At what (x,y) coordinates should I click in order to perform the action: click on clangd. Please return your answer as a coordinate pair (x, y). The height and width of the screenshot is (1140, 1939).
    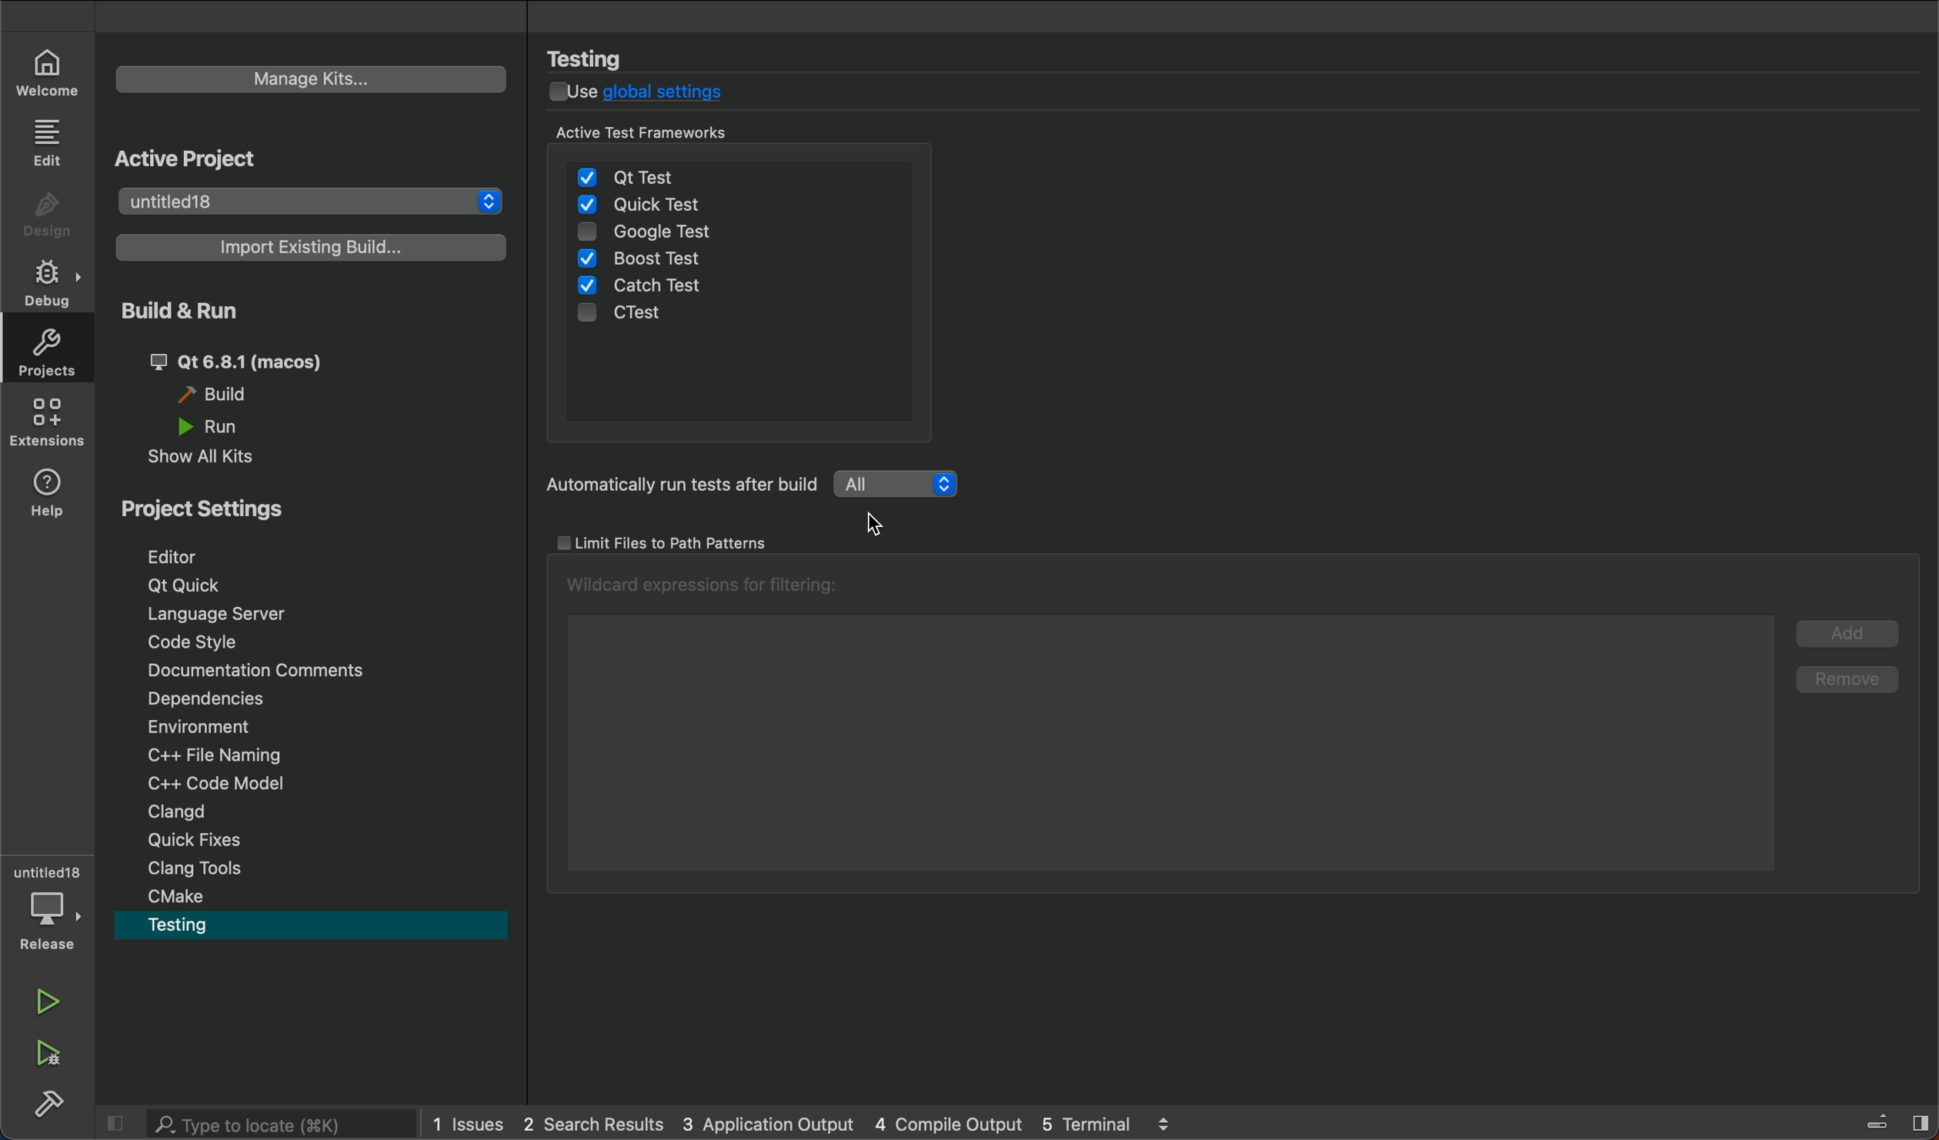
    Looking at the image, I should click on (206, 811).